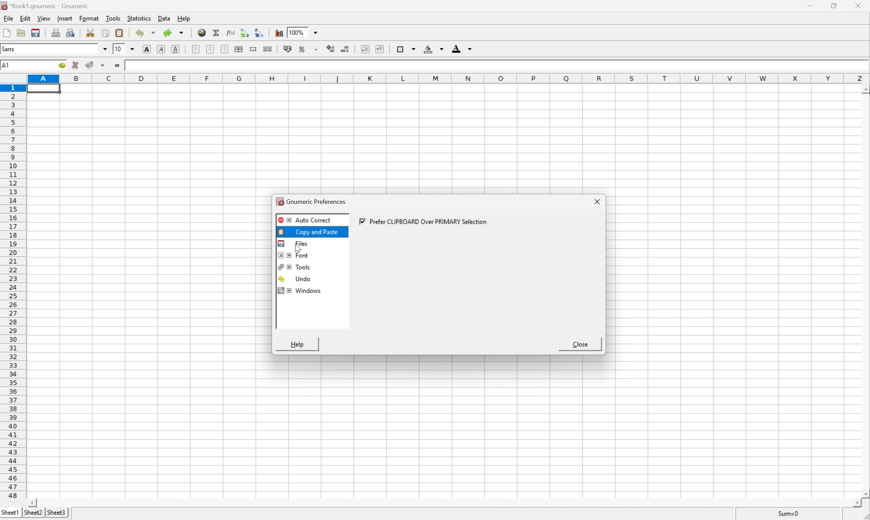 Image resolution: width=870 pixels, height=520 pixels. I want to click on restore down, so click(837, 6).